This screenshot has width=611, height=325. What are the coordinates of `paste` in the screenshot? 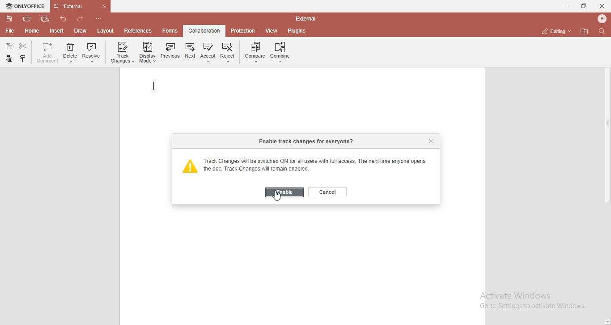 It's located at (22, 58).